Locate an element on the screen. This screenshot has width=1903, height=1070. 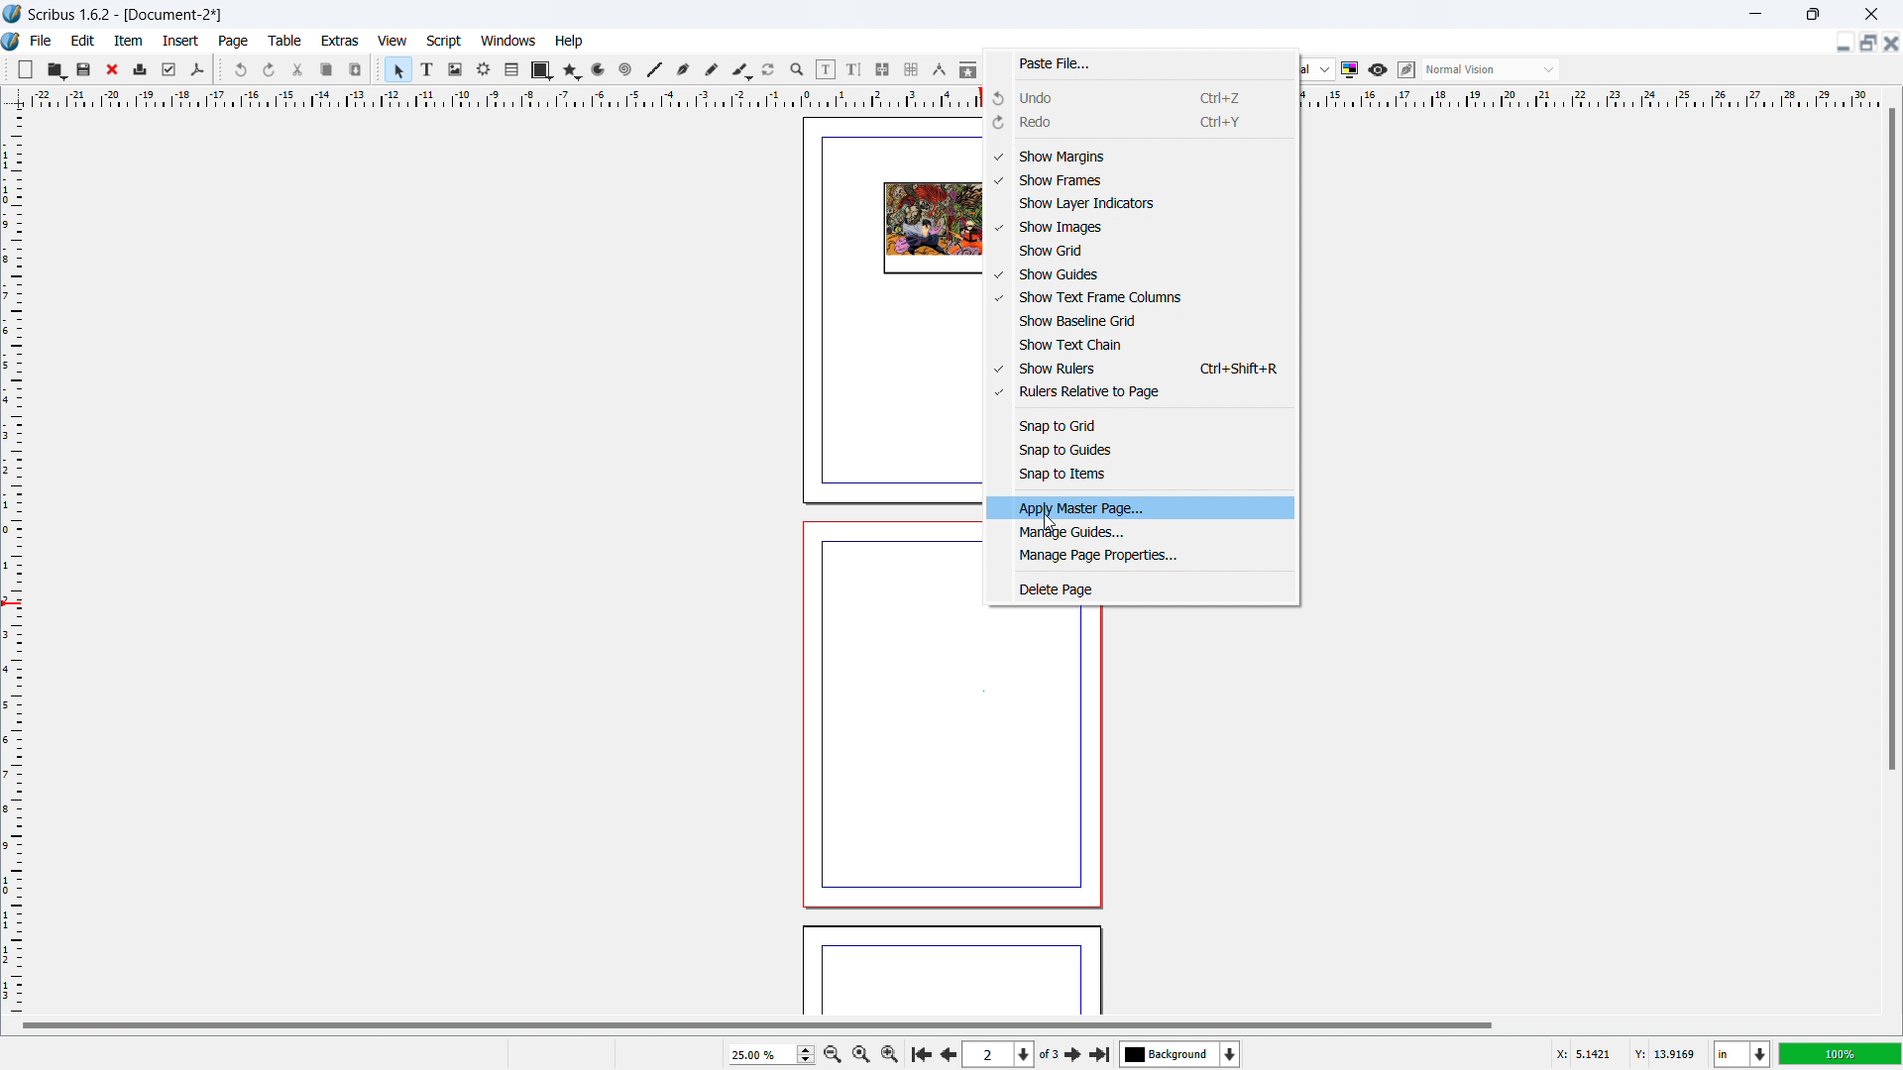
unlink text frames is located at coordinates (911, 70).